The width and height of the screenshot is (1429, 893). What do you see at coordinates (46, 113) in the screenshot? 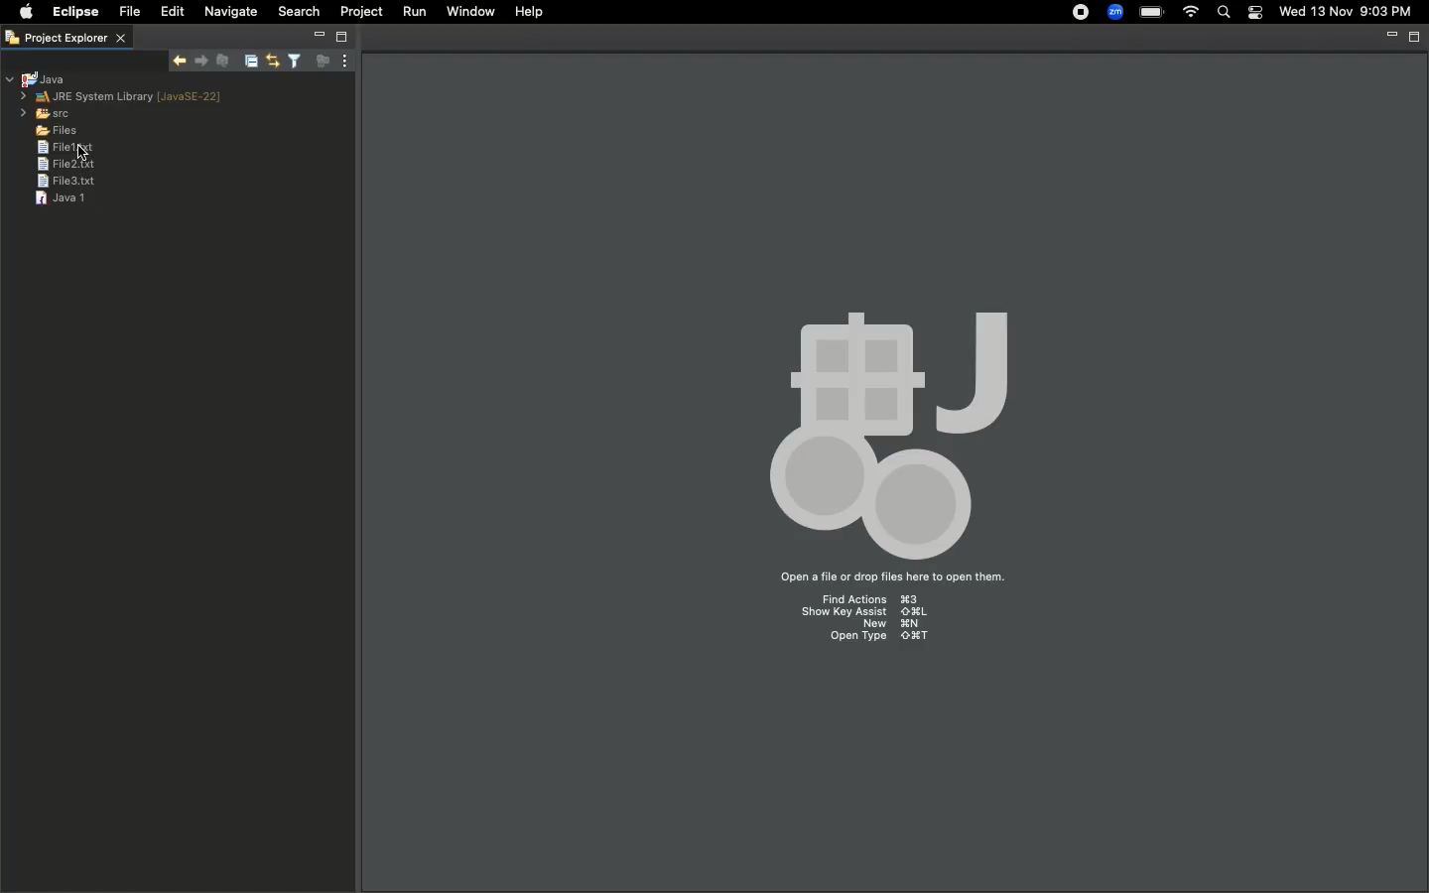
I see `src` at bounding box center [46, 113].